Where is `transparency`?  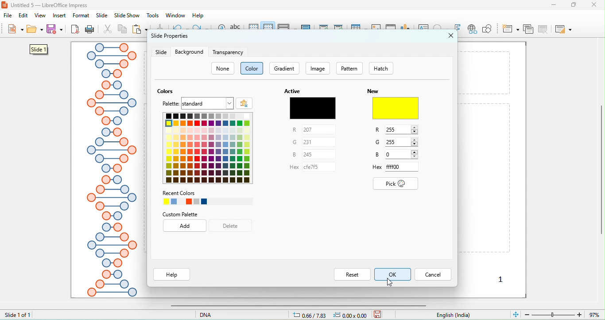 transparency is located at coordinates (229, 52).